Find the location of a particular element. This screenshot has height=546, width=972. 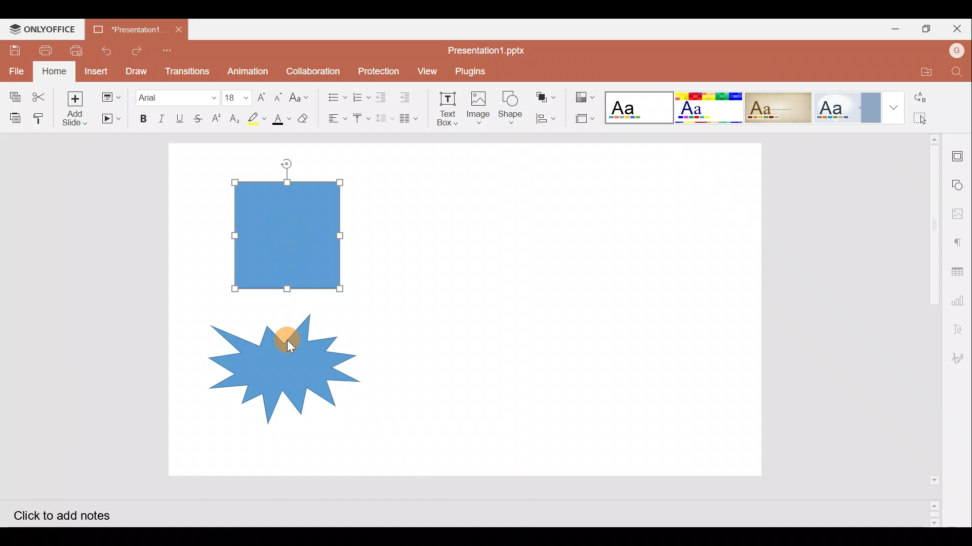

Arrange shape is located at coordinates (547, 94).